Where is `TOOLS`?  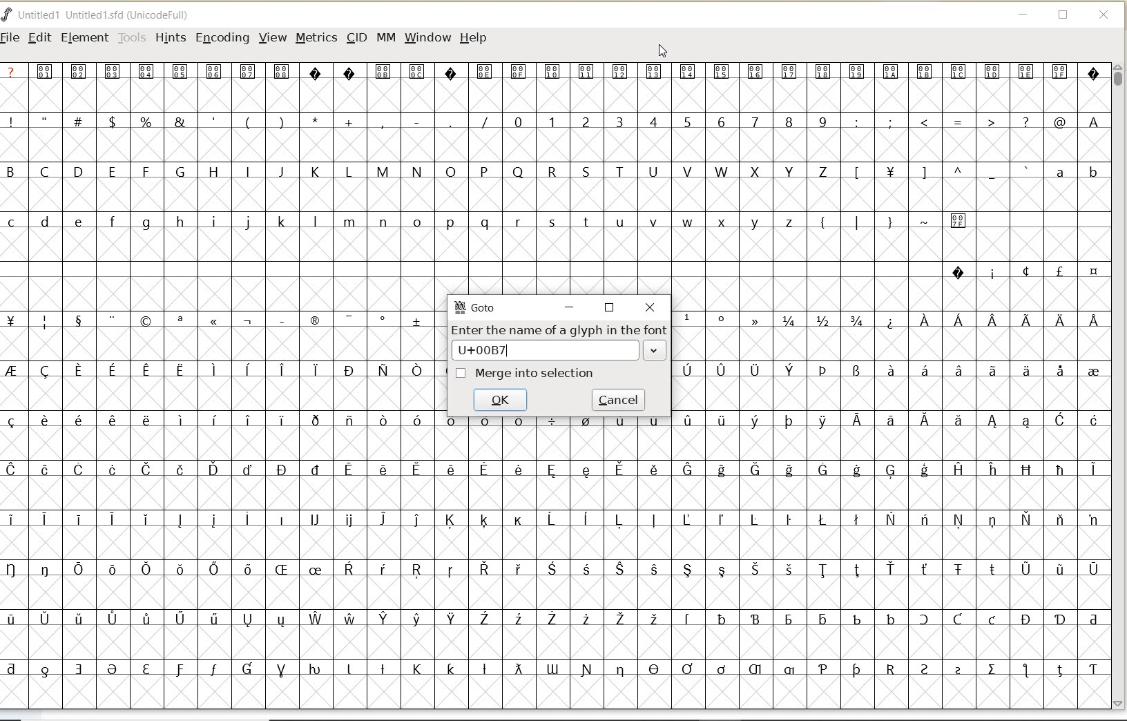 TOOLS is located at coordinates (132, 37).